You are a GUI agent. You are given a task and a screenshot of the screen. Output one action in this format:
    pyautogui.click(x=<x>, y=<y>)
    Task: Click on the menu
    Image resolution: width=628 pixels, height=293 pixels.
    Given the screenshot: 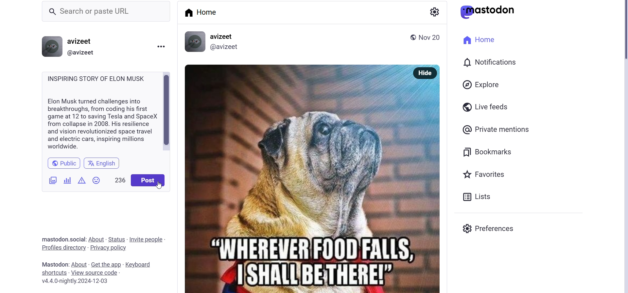 What is the action you would take?
    pyautogui.click(x=160, y=46)
    